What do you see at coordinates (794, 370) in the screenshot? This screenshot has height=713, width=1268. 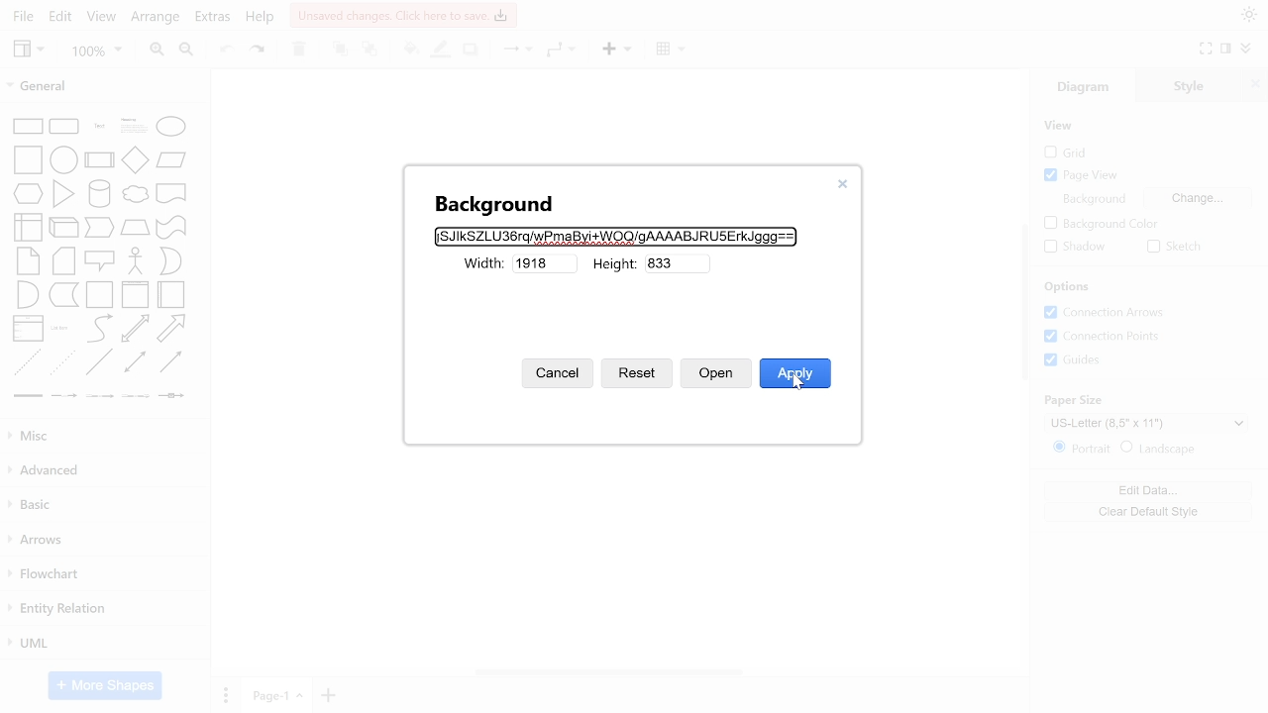 I see `apply` at bounding box center [794, 370].